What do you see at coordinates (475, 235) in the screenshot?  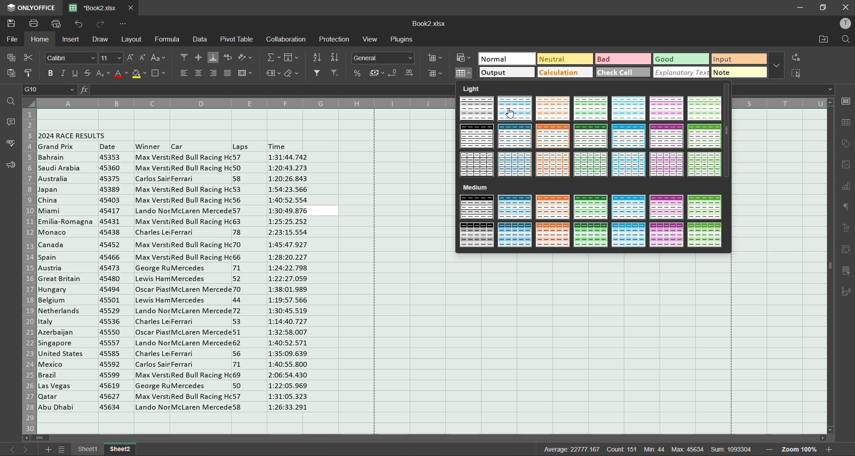 I see `table style medium 8` at bounding box center [475, 235].